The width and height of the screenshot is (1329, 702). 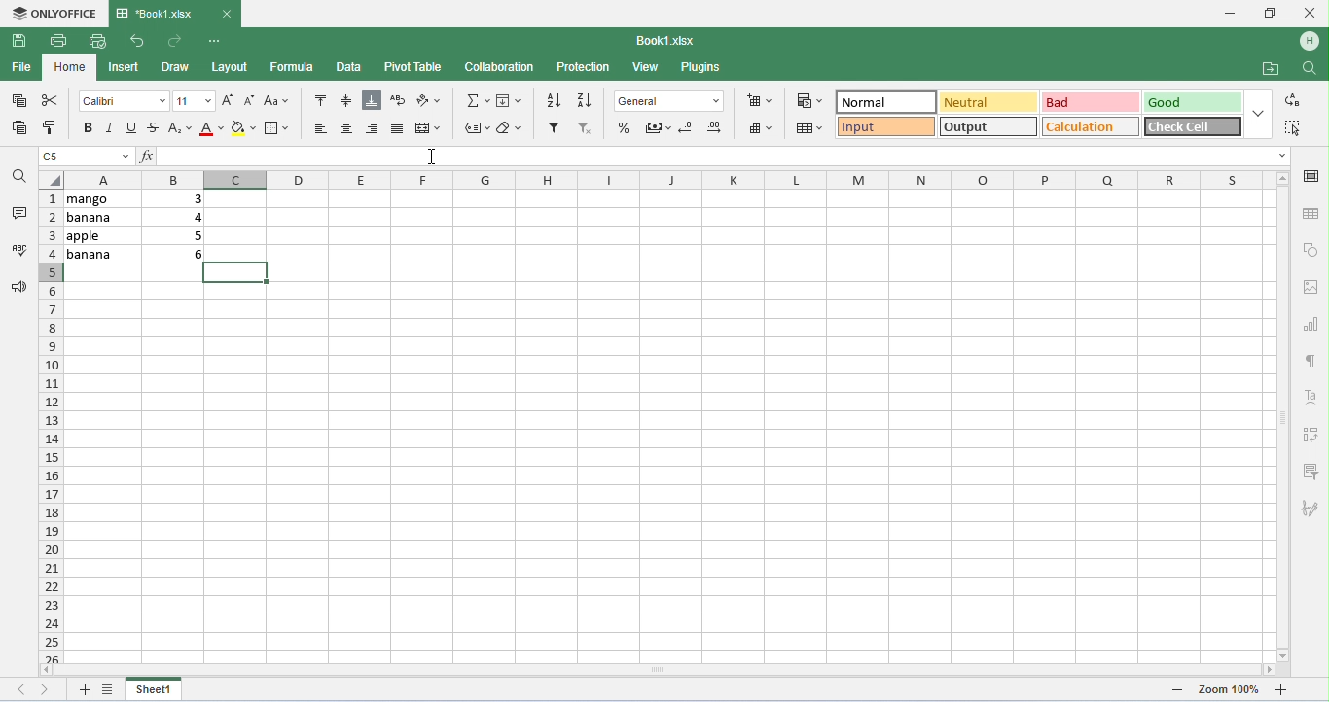 What do you see at coordinates (626, 128) in the screenshot?
I see `percent style` at bounding box center [626, 128].